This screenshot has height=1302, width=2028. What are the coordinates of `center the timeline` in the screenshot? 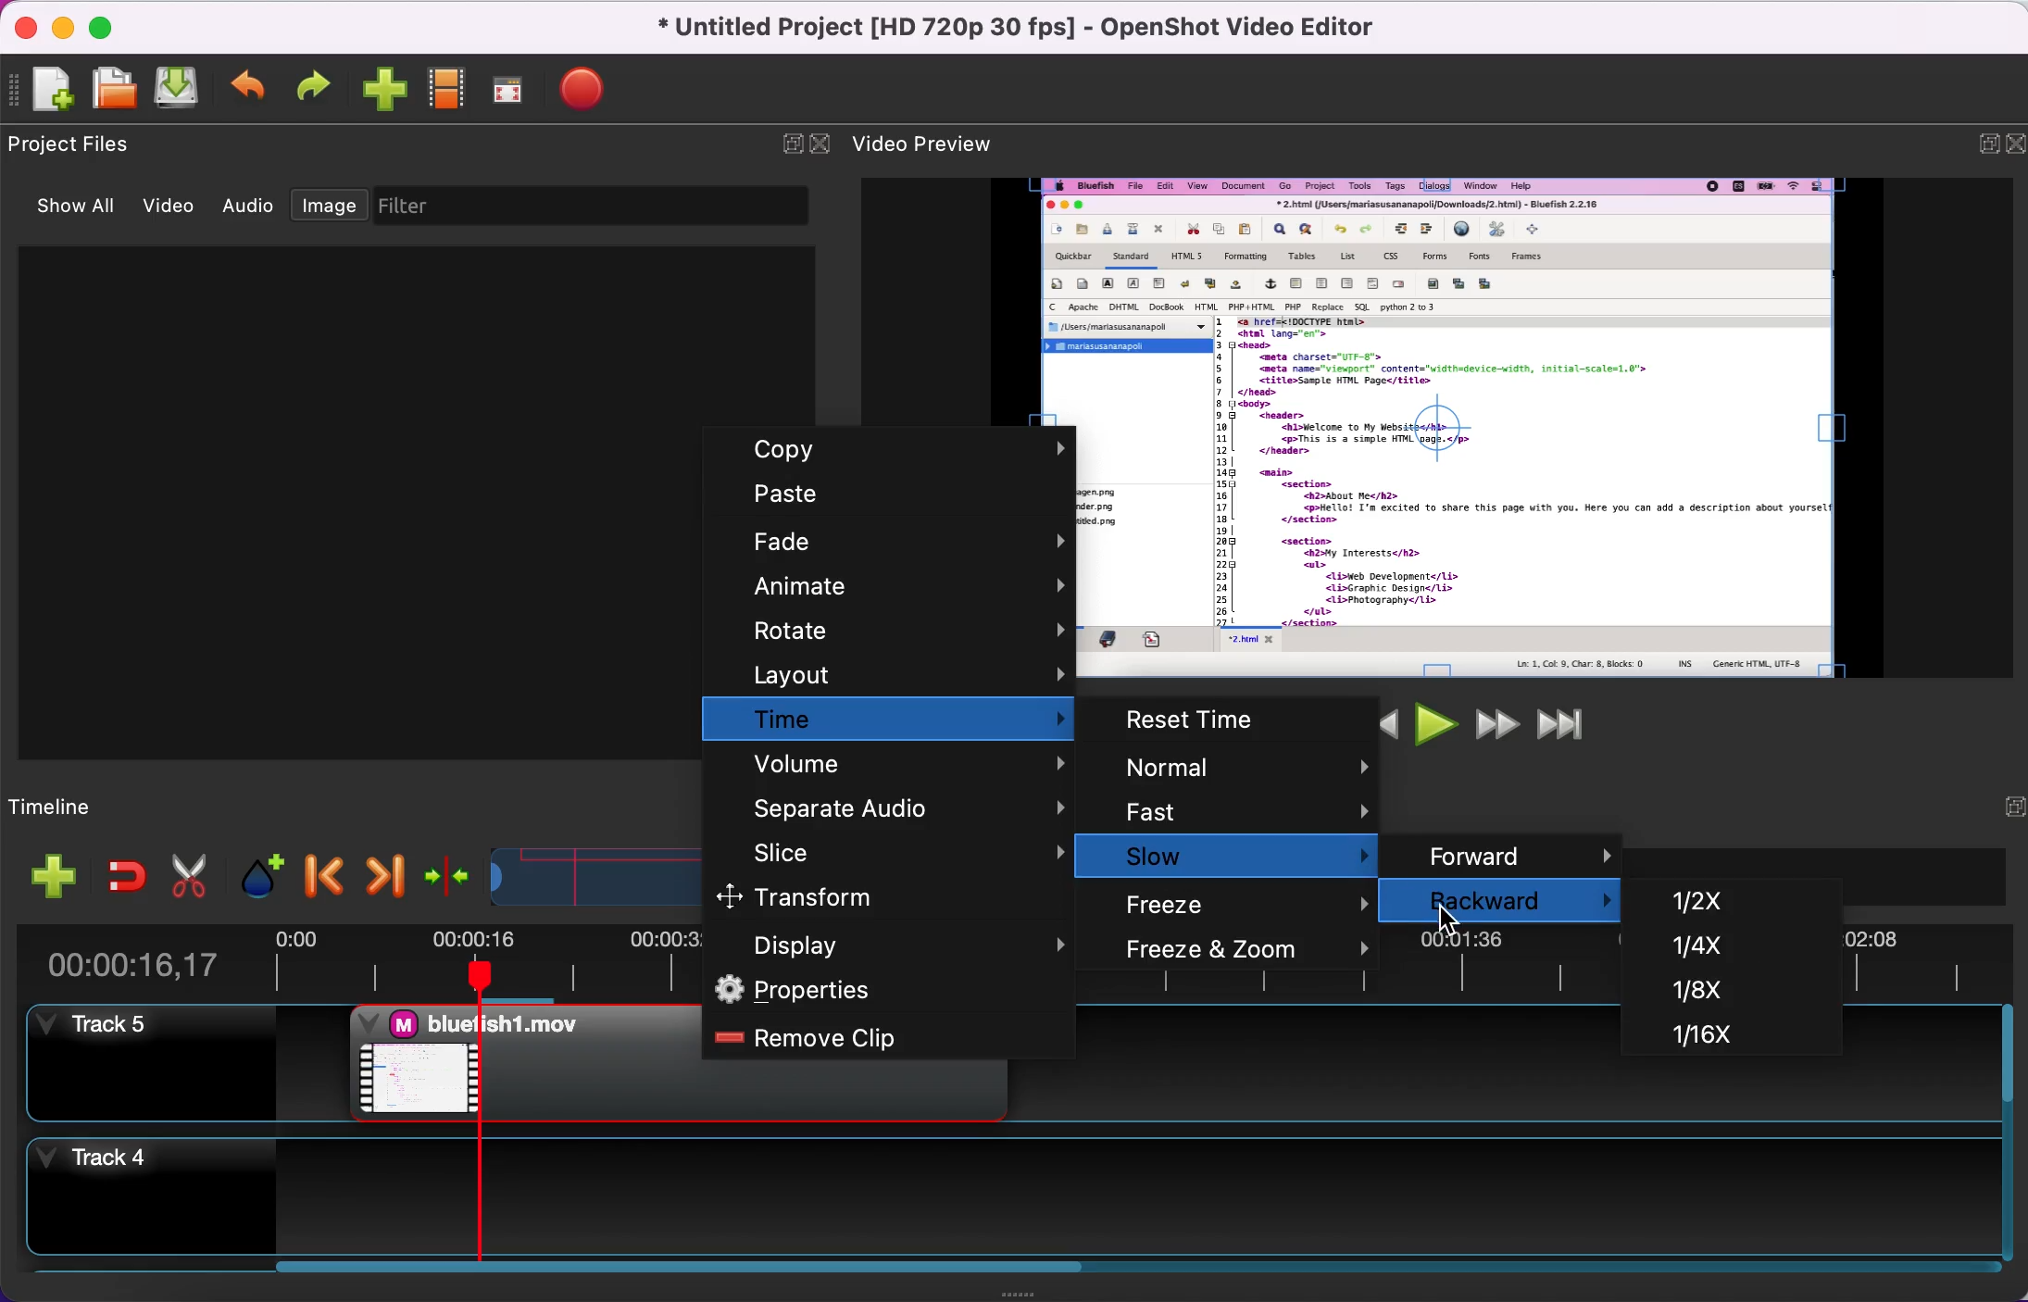 It's located at (443, 870).